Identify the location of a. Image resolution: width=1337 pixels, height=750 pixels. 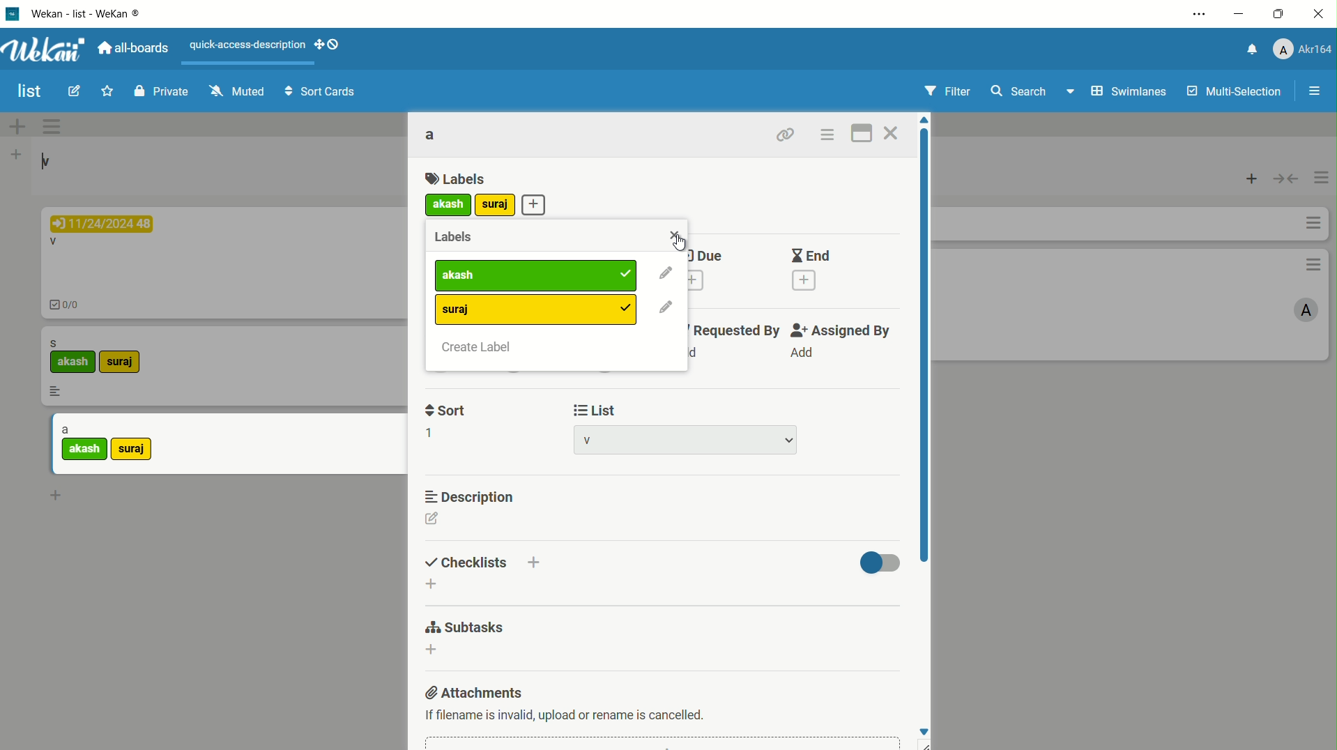
(65, 427).